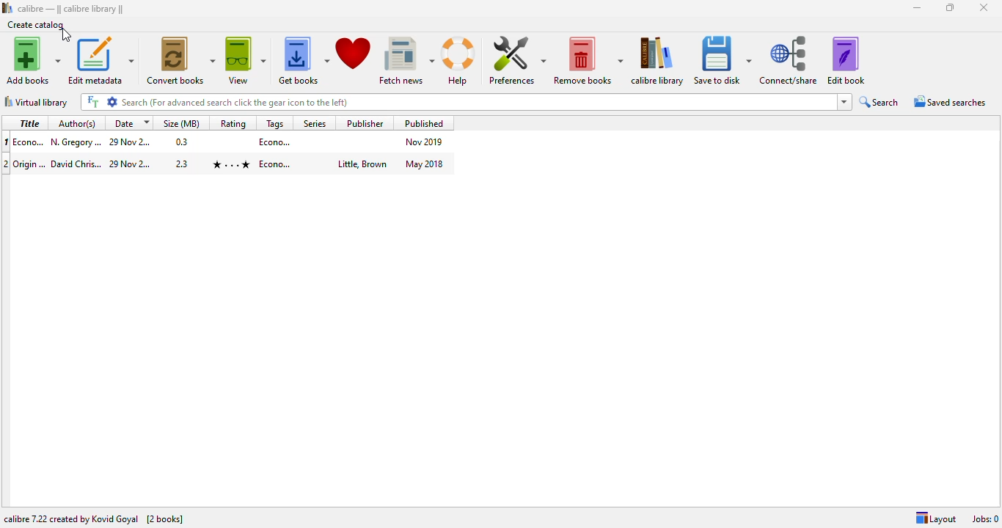  What do you see at coordinates (66, 34) in the screenshot?
I see `cursor` at bounding box center [66, 34].